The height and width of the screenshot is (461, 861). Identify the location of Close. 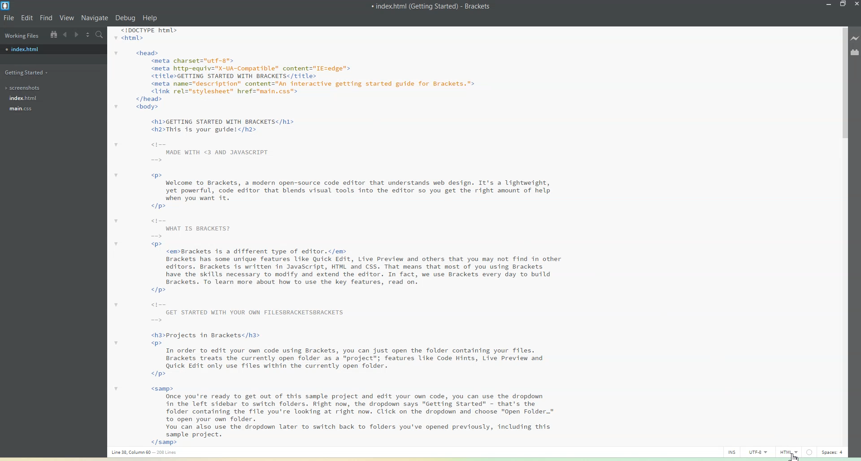
(856, 4).